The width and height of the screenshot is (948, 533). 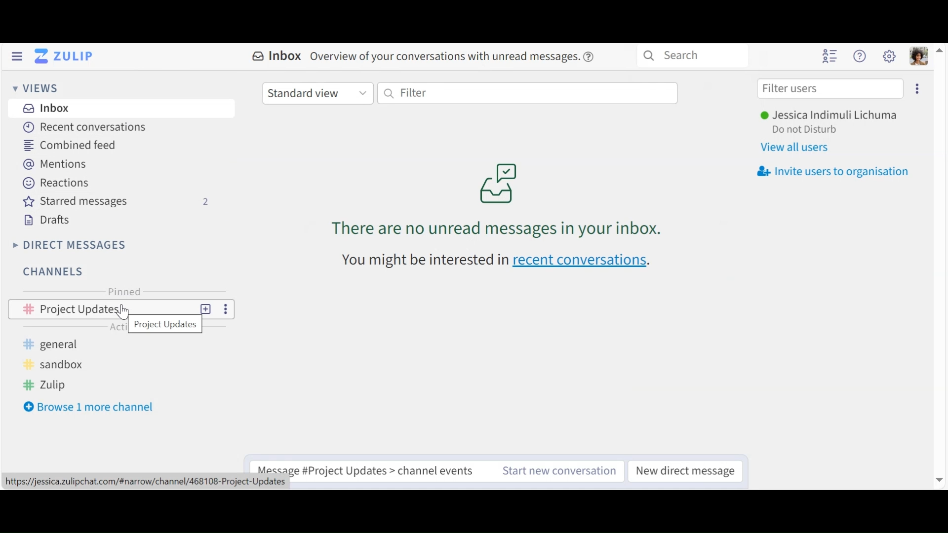 I want to click on project updates, so click(x=165, y=324).